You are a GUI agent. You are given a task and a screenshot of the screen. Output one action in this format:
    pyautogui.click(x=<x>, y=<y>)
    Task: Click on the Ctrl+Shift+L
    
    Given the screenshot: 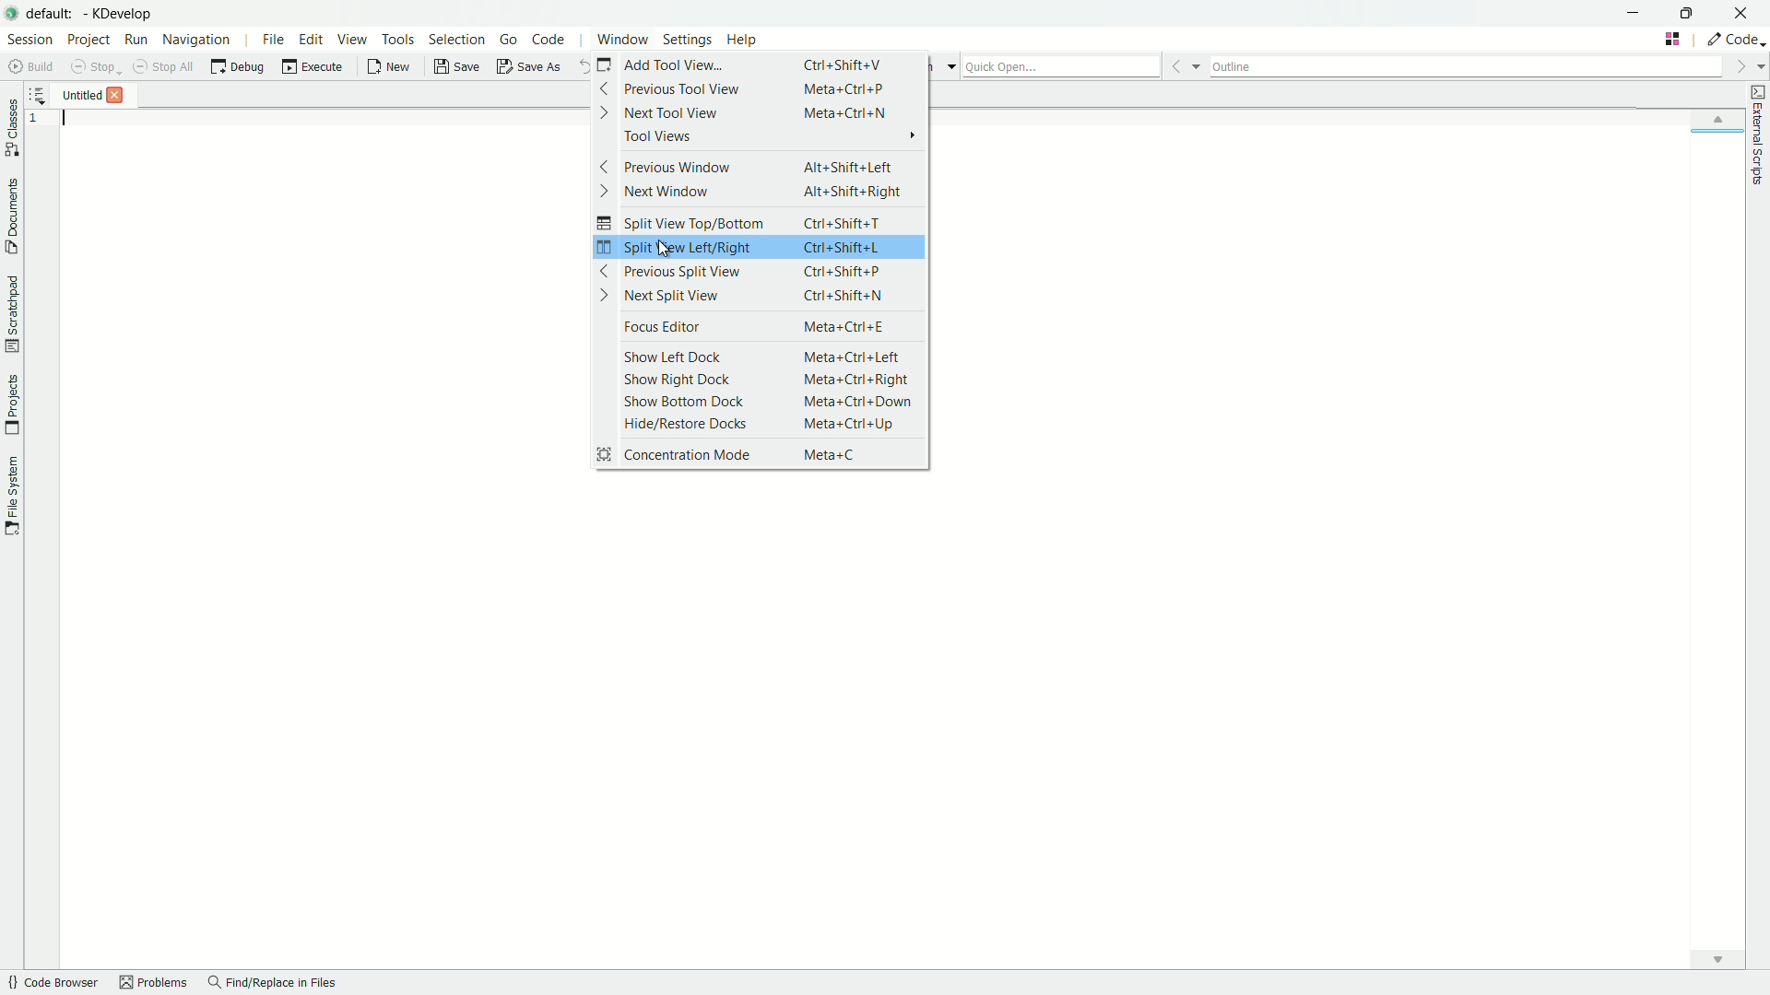 What is the action you would take?
    pyautogui.click(x=852, y=246)
    